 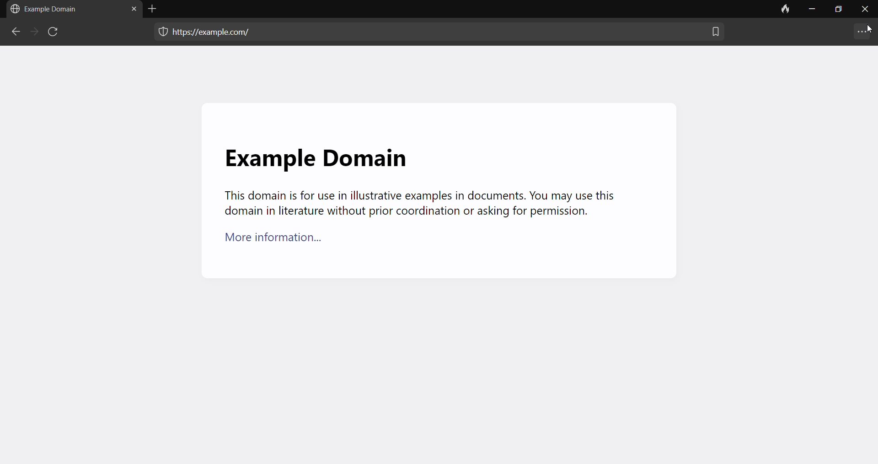 I want to click on This domain is for use in illustrative examples in documents. You may use this
domain in literature without prior coordination or asking for permission., so click(x=418, y=204).